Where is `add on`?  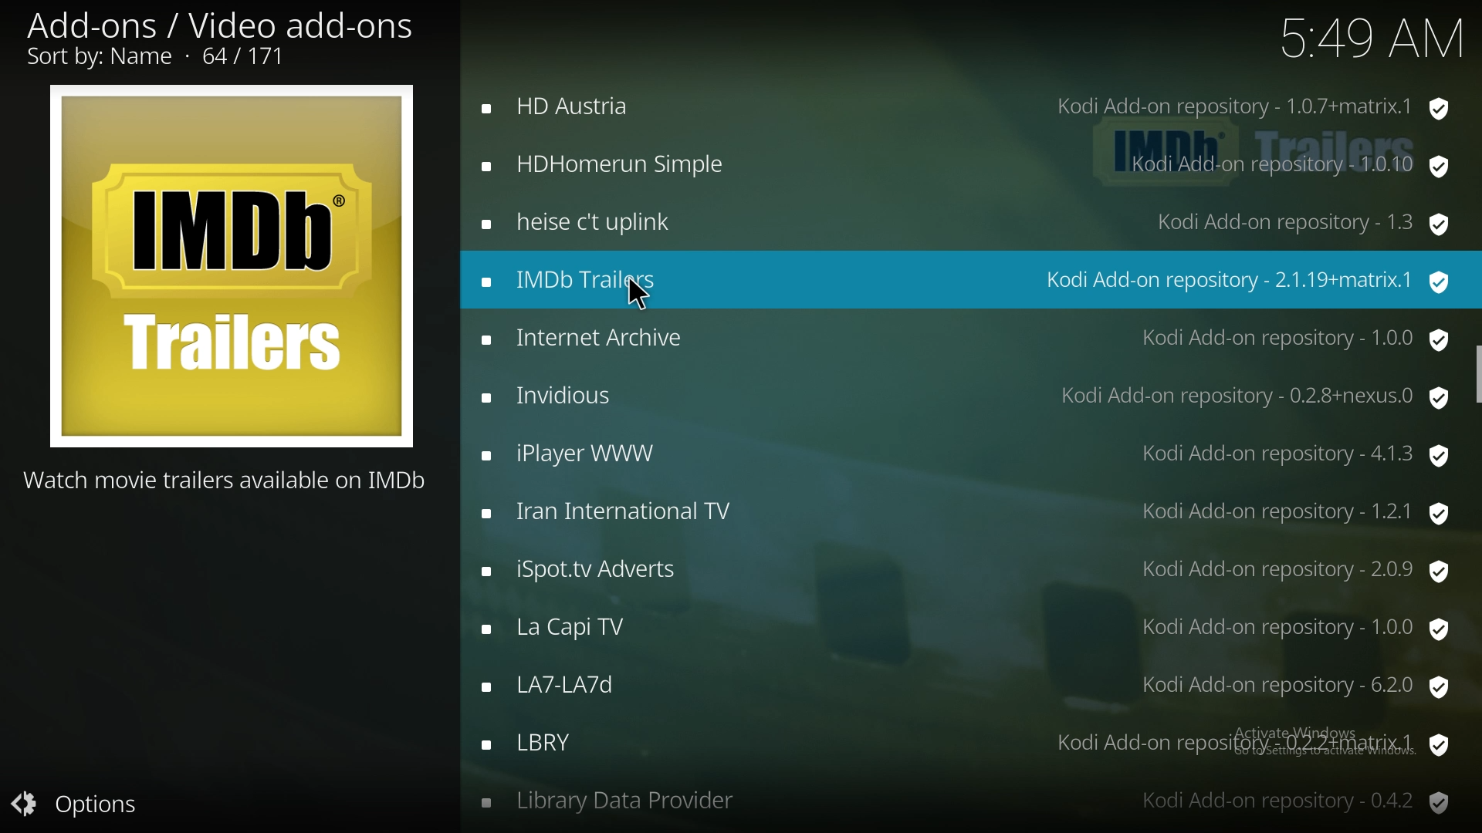
add on is located at coordinates (968, 570).